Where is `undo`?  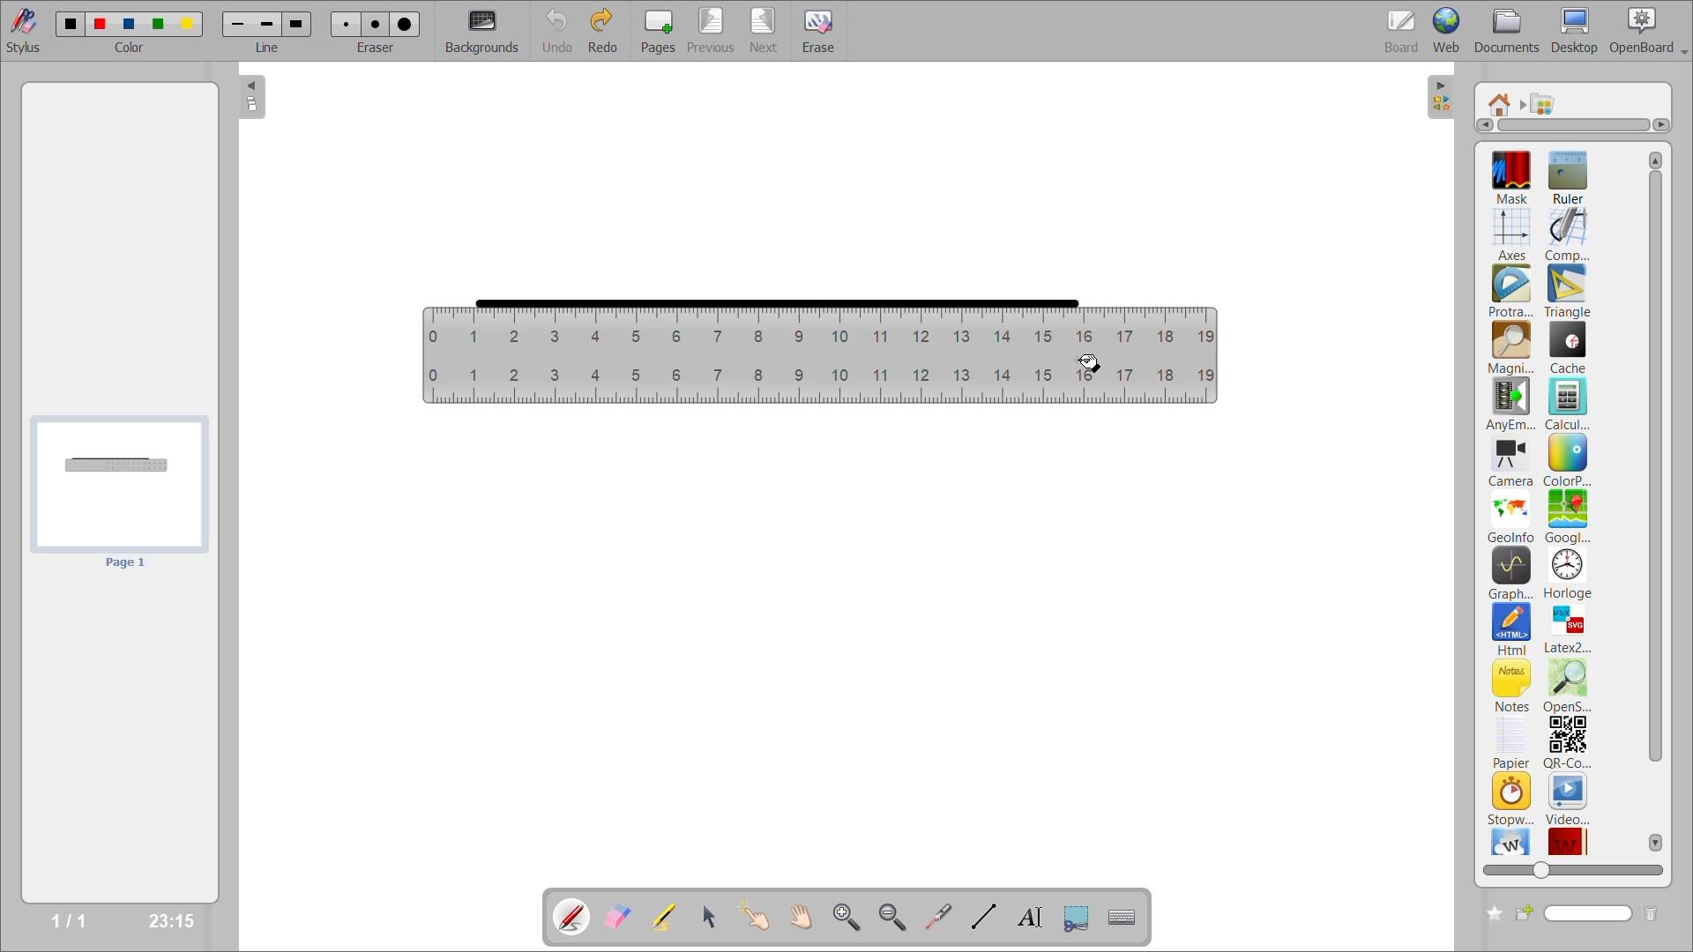
undo is located at coordinates (559, 29).